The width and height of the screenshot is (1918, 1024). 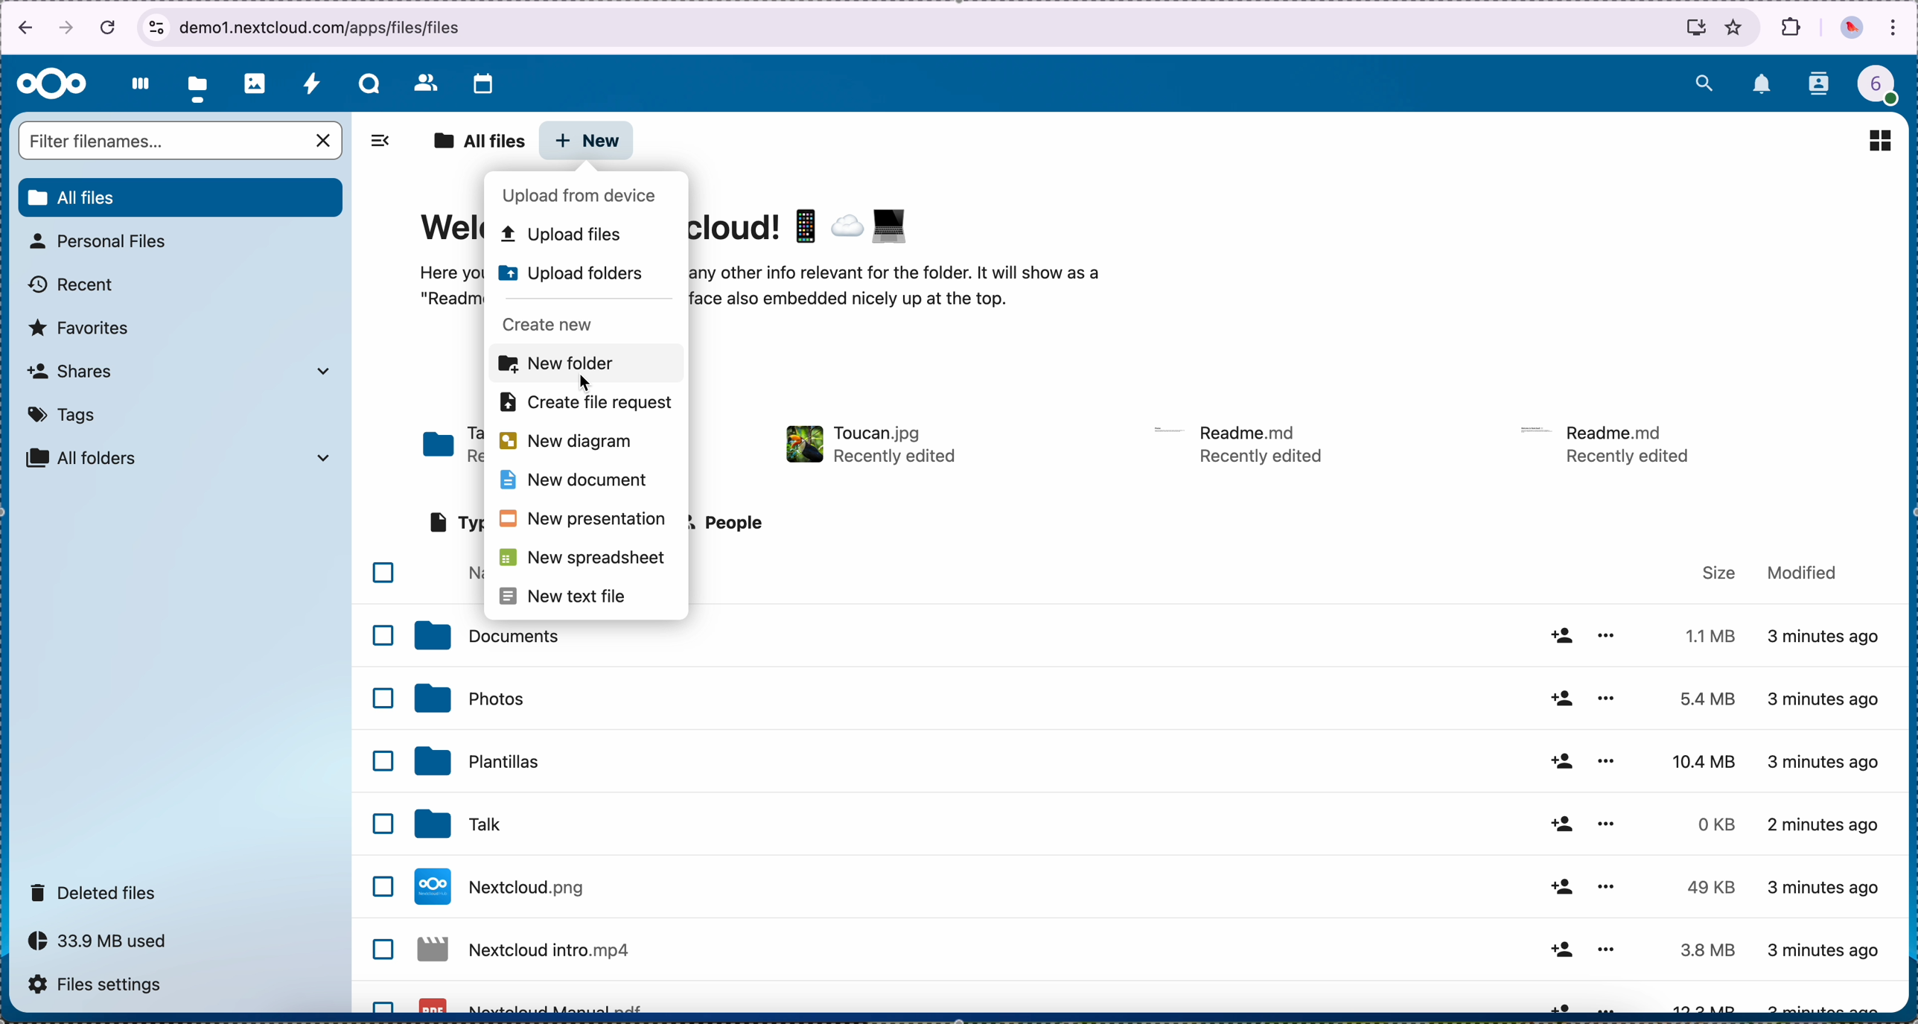 I want to click on favorites, so click(x=1735, y=27).